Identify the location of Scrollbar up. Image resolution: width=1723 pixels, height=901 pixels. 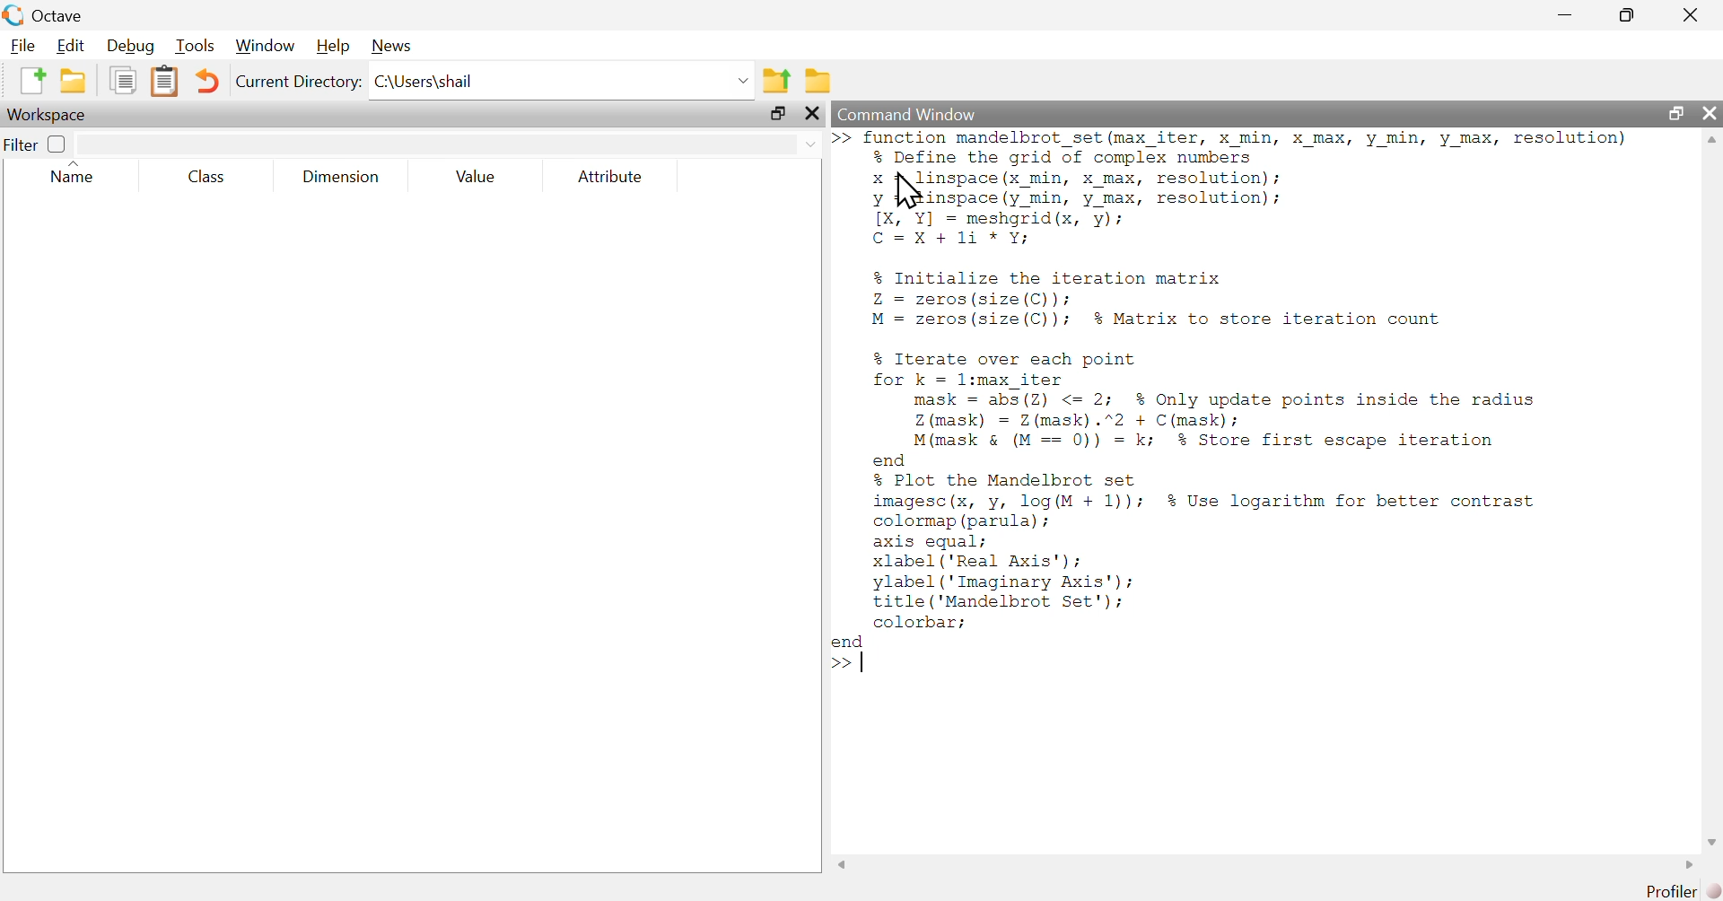
(1711, 142).